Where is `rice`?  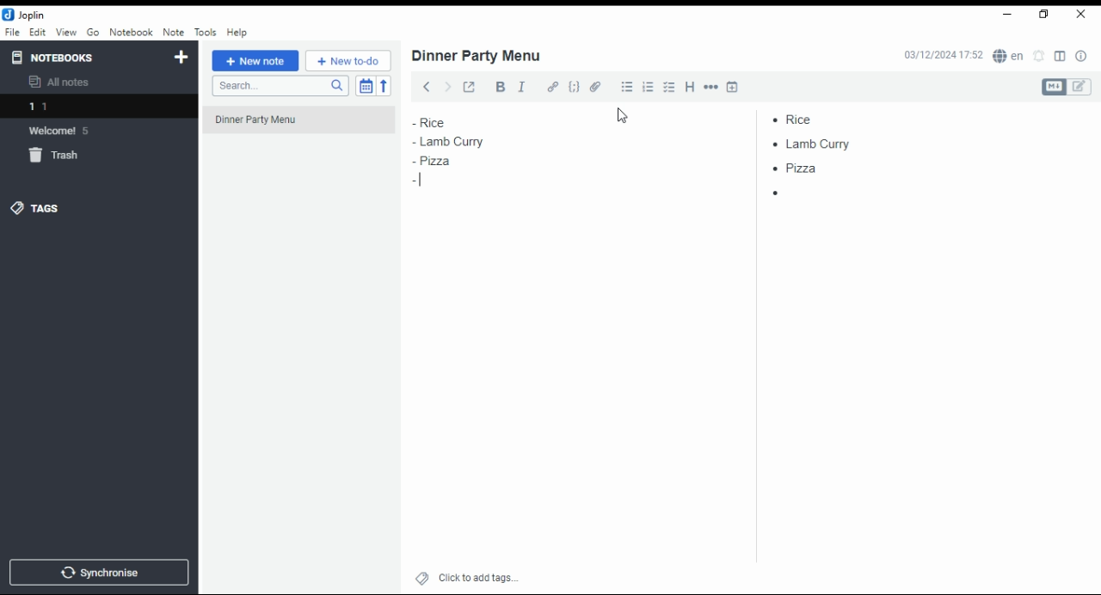
rice is located at coordinates (440, 122).